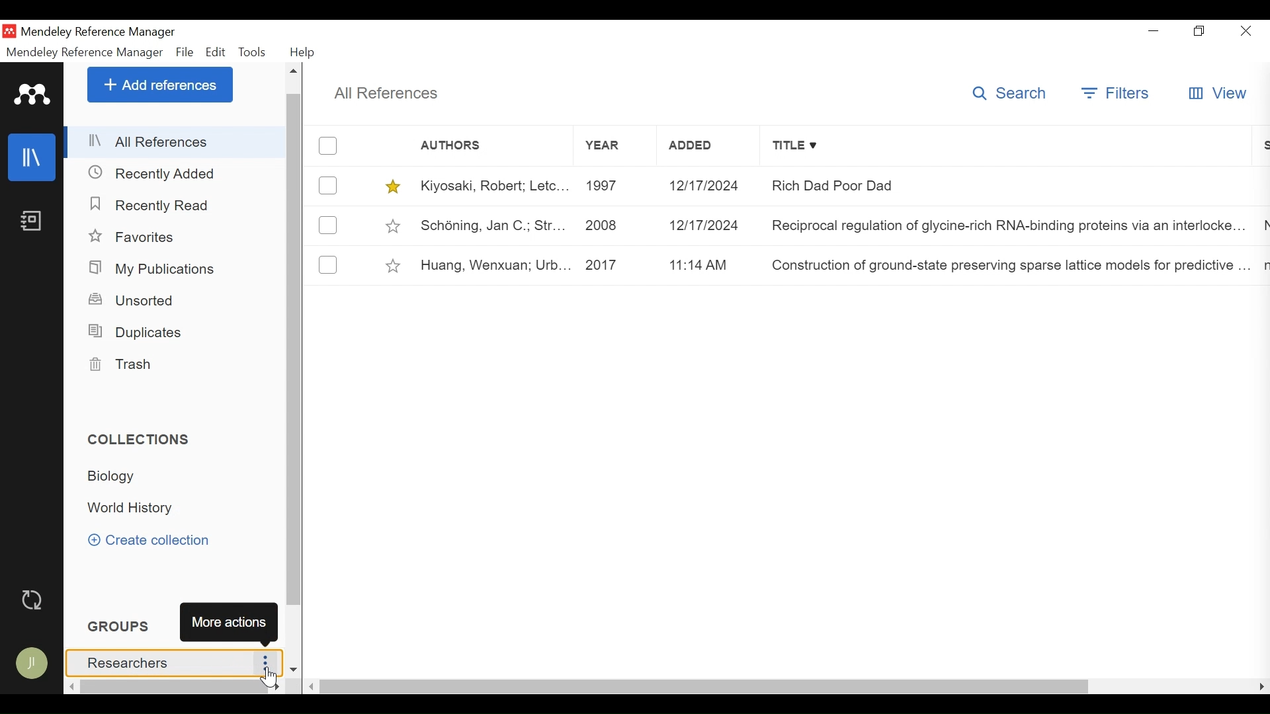 The width and height of the screenshot is (1270, 714). What do you see at coordinates (138, 438) in the screenshot?
I see `Collections` at bounding box center [138, 438].